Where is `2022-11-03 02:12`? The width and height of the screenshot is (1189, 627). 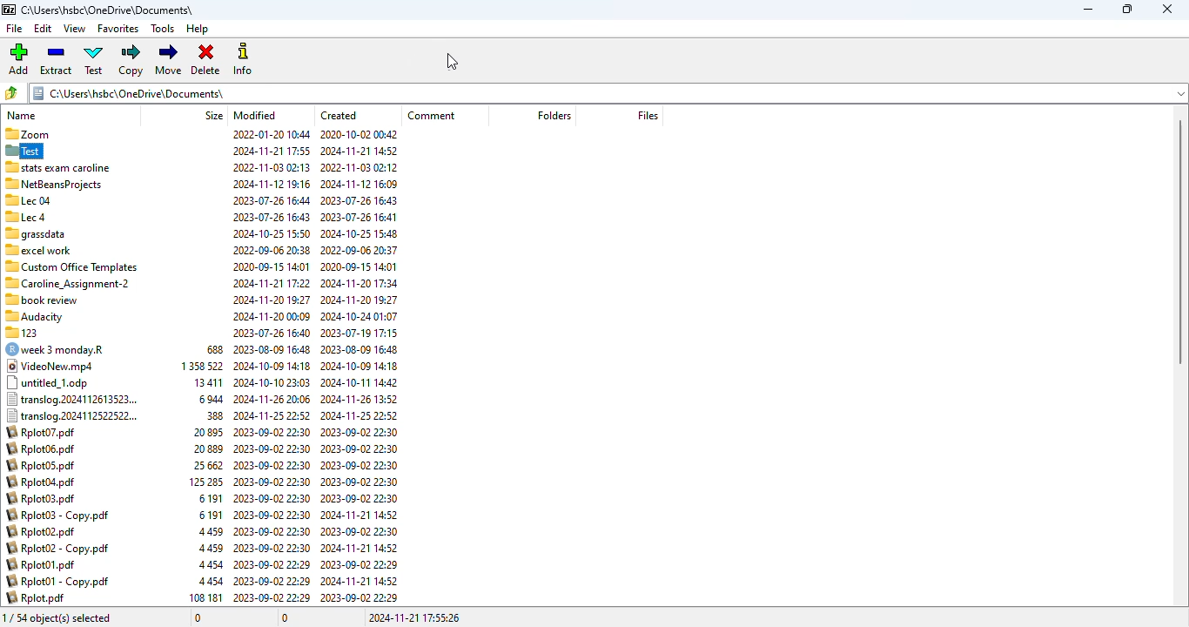
2022-11-03 02:12 is located at coordinates (360, 167).